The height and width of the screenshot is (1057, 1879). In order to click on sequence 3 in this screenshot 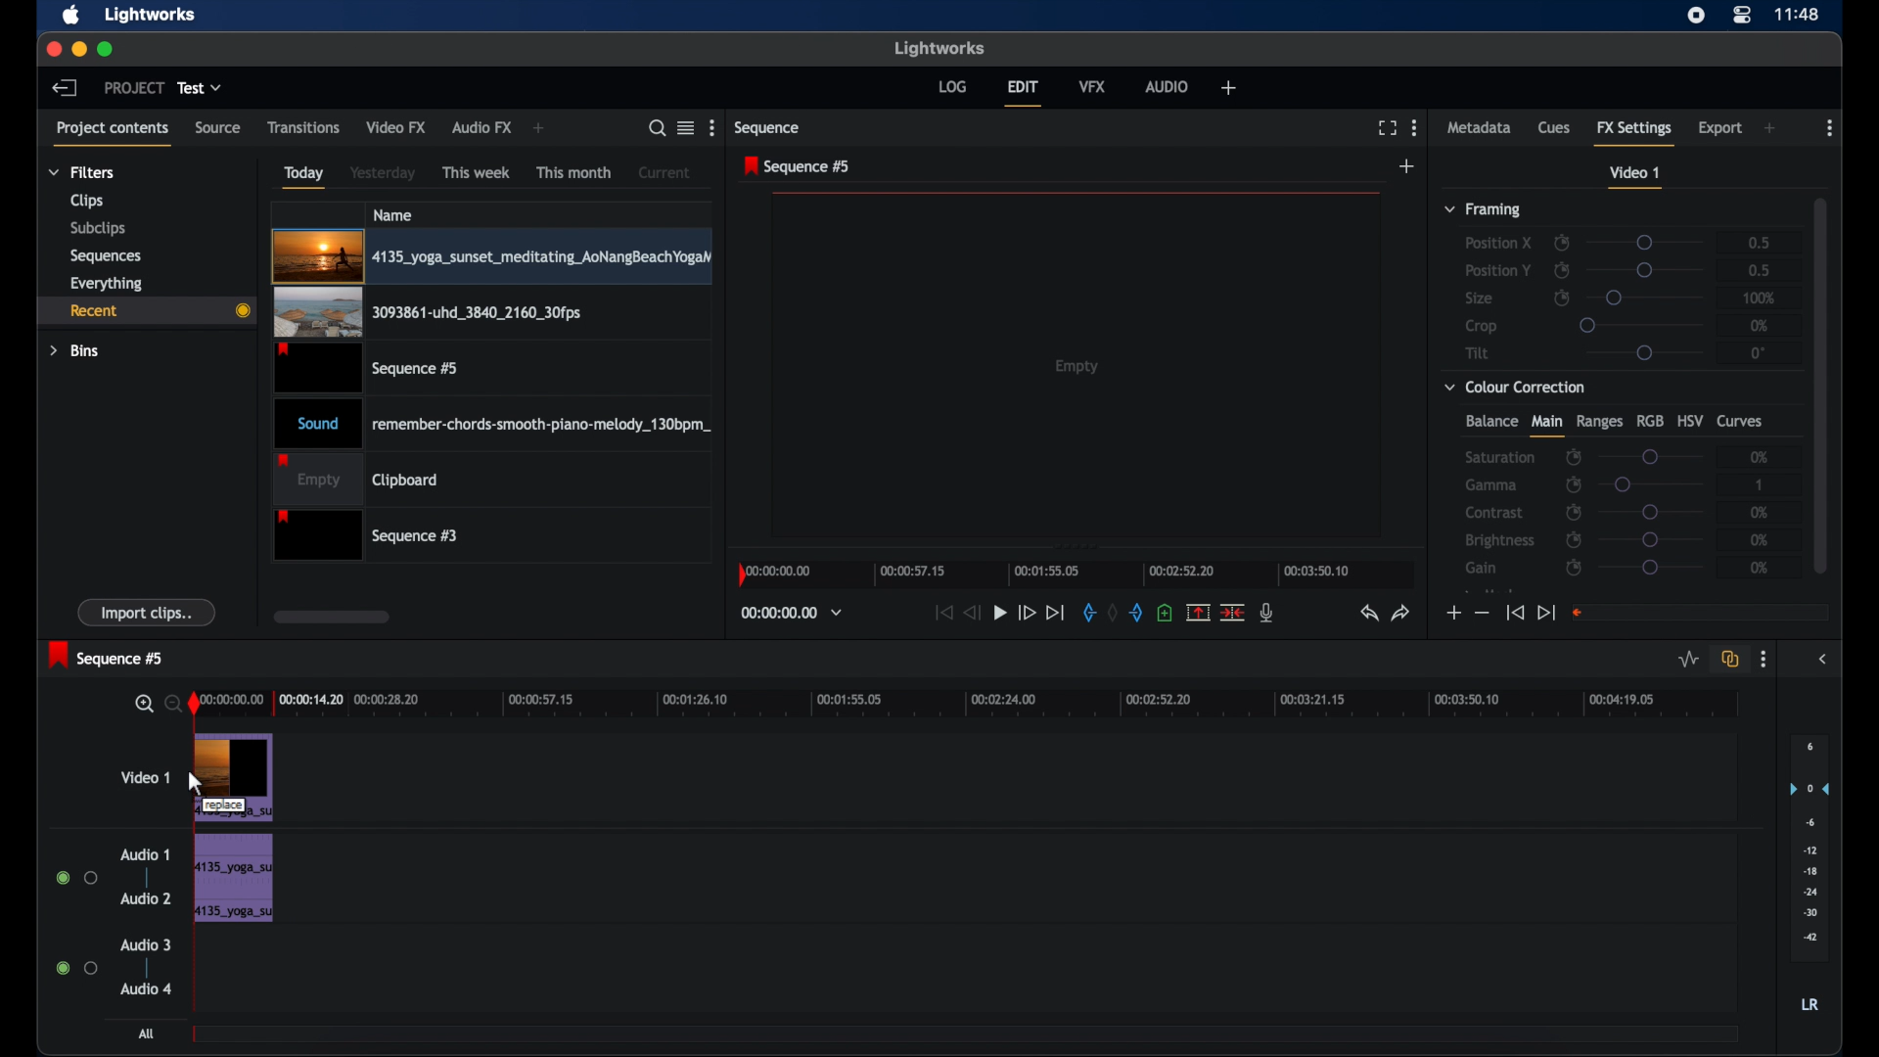, I will do `click(366, 534)`.